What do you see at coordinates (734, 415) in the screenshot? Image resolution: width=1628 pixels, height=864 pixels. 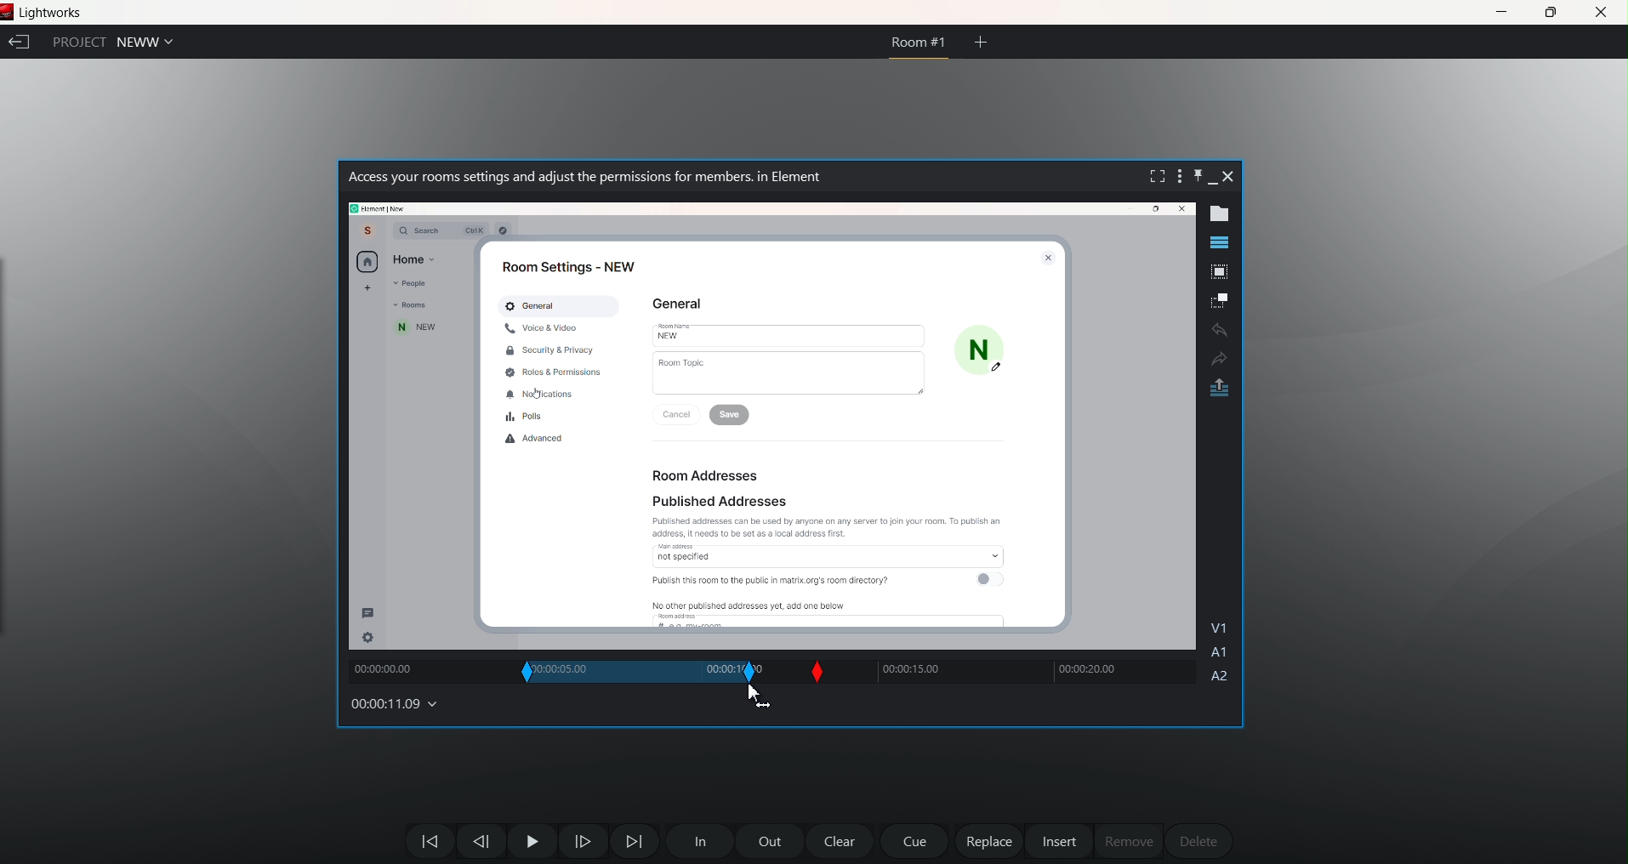 I see `save` at bounding box center [734, 415].